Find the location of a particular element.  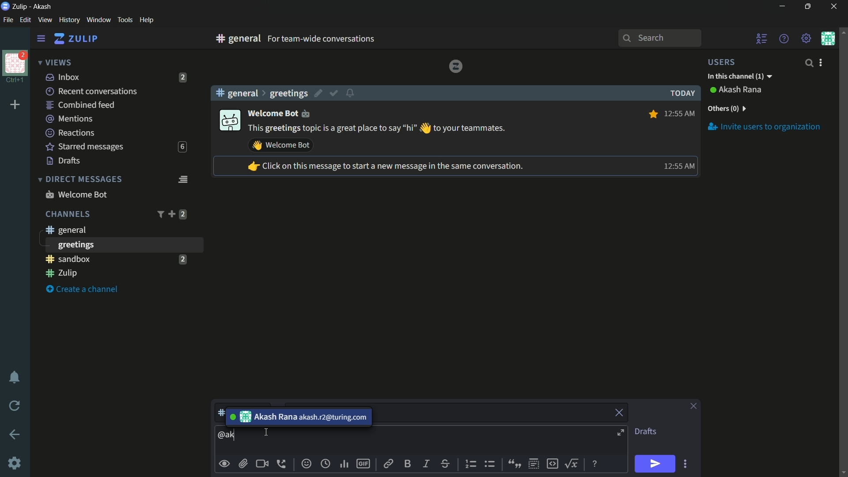

configure topic notifications is located at coordinates (352, 92).